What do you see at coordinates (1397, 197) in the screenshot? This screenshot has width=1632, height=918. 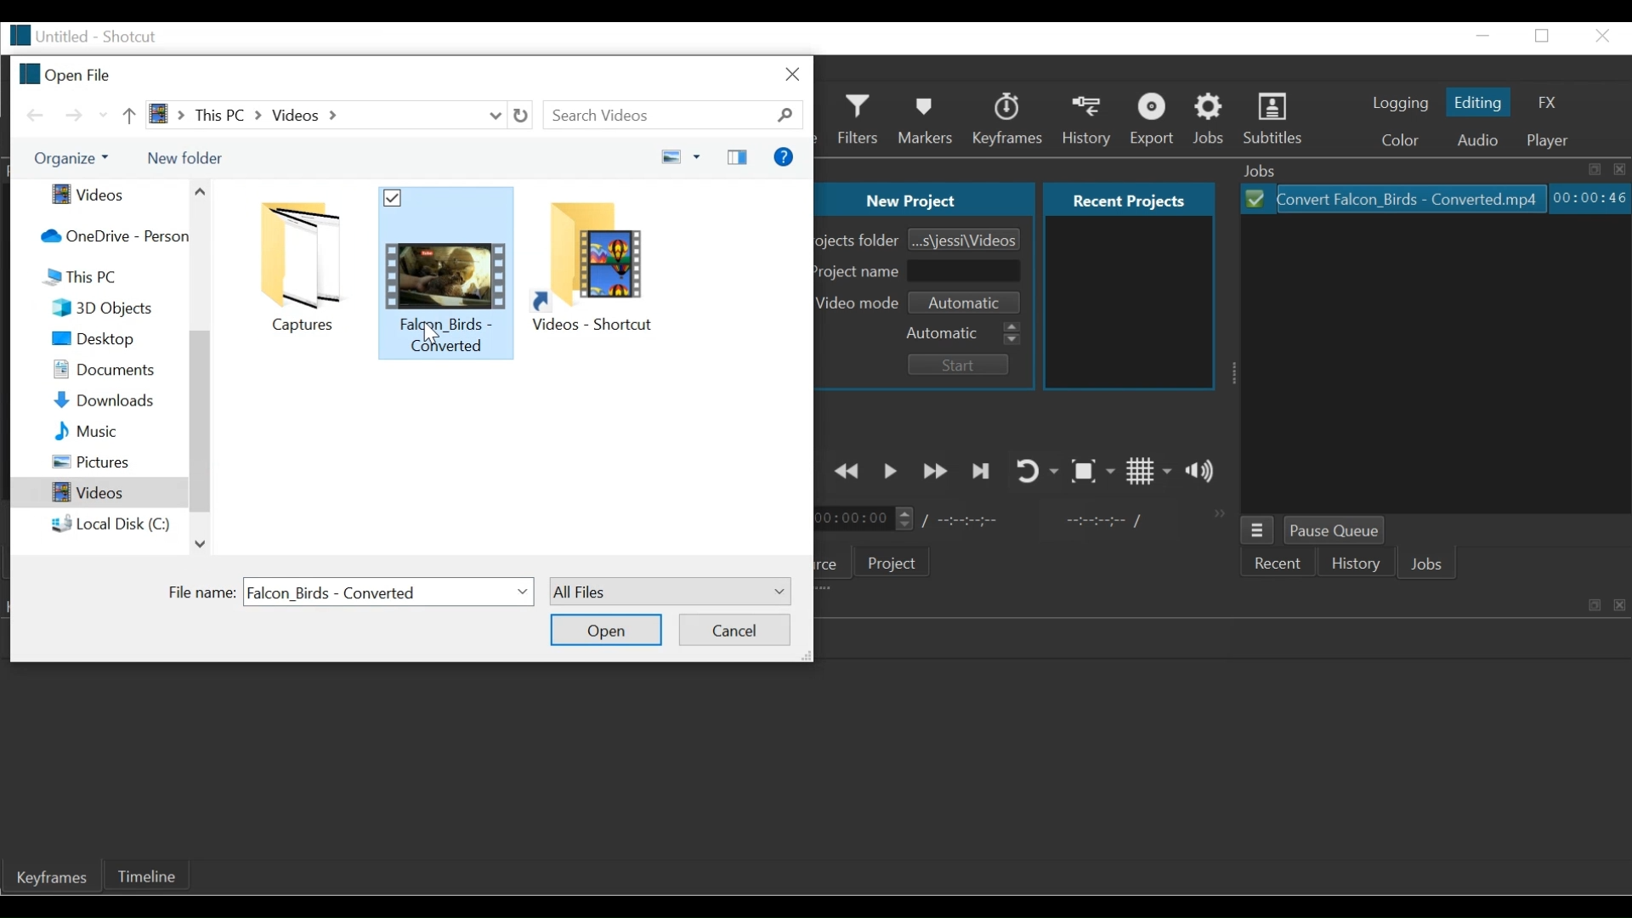 I see `File` at bounding box center [1397, 197].